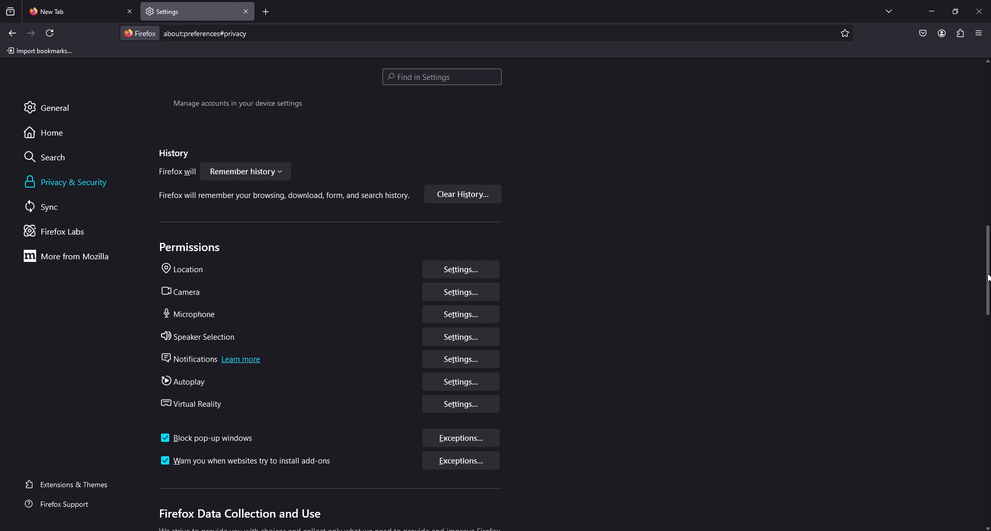  Describe the element at coordinates (59, 107) in the screenshot. I see `general` at that location.